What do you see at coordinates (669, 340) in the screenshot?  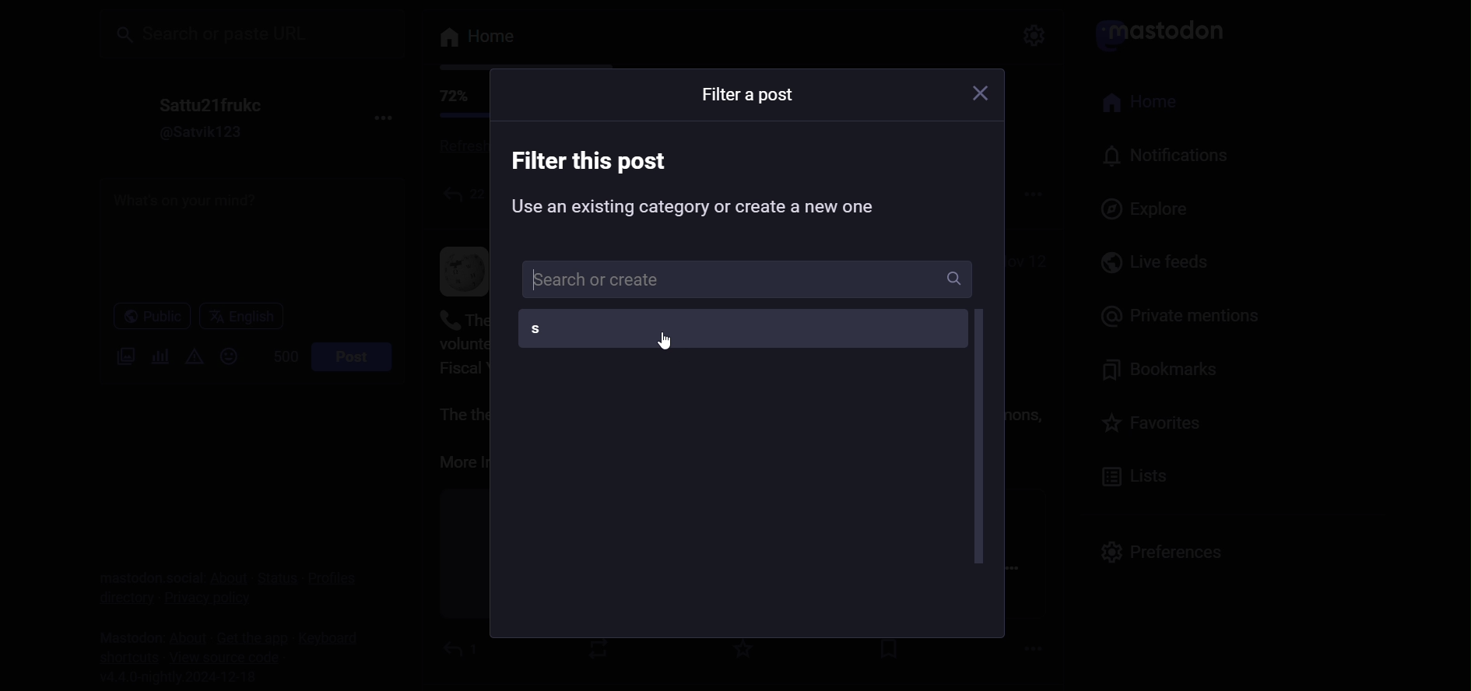 I see `cursor` at bounding box center [669, 340].